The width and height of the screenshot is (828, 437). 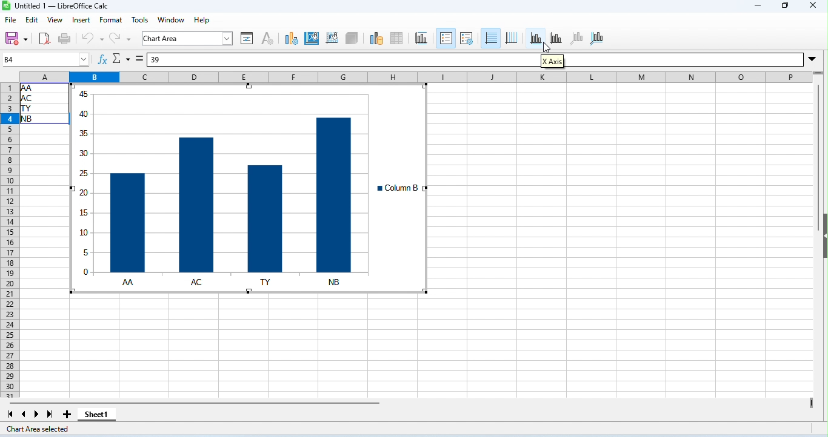 I want to click on chart wall, so click(x=332, y=38).